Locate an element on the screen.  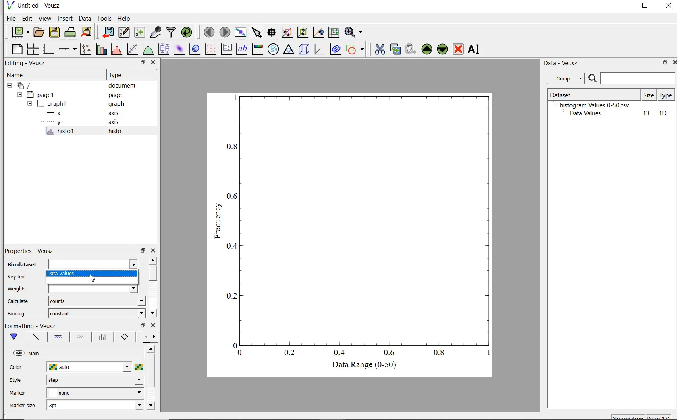
frequency is located at coordinates (218, 223).